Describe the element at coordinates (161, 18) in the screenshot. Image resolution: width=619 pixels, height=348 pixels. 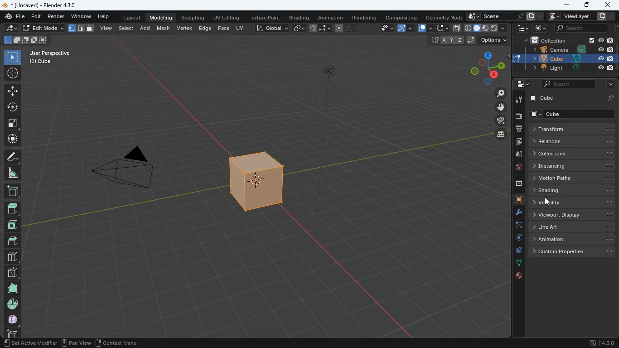
I see `modeling` at that location.